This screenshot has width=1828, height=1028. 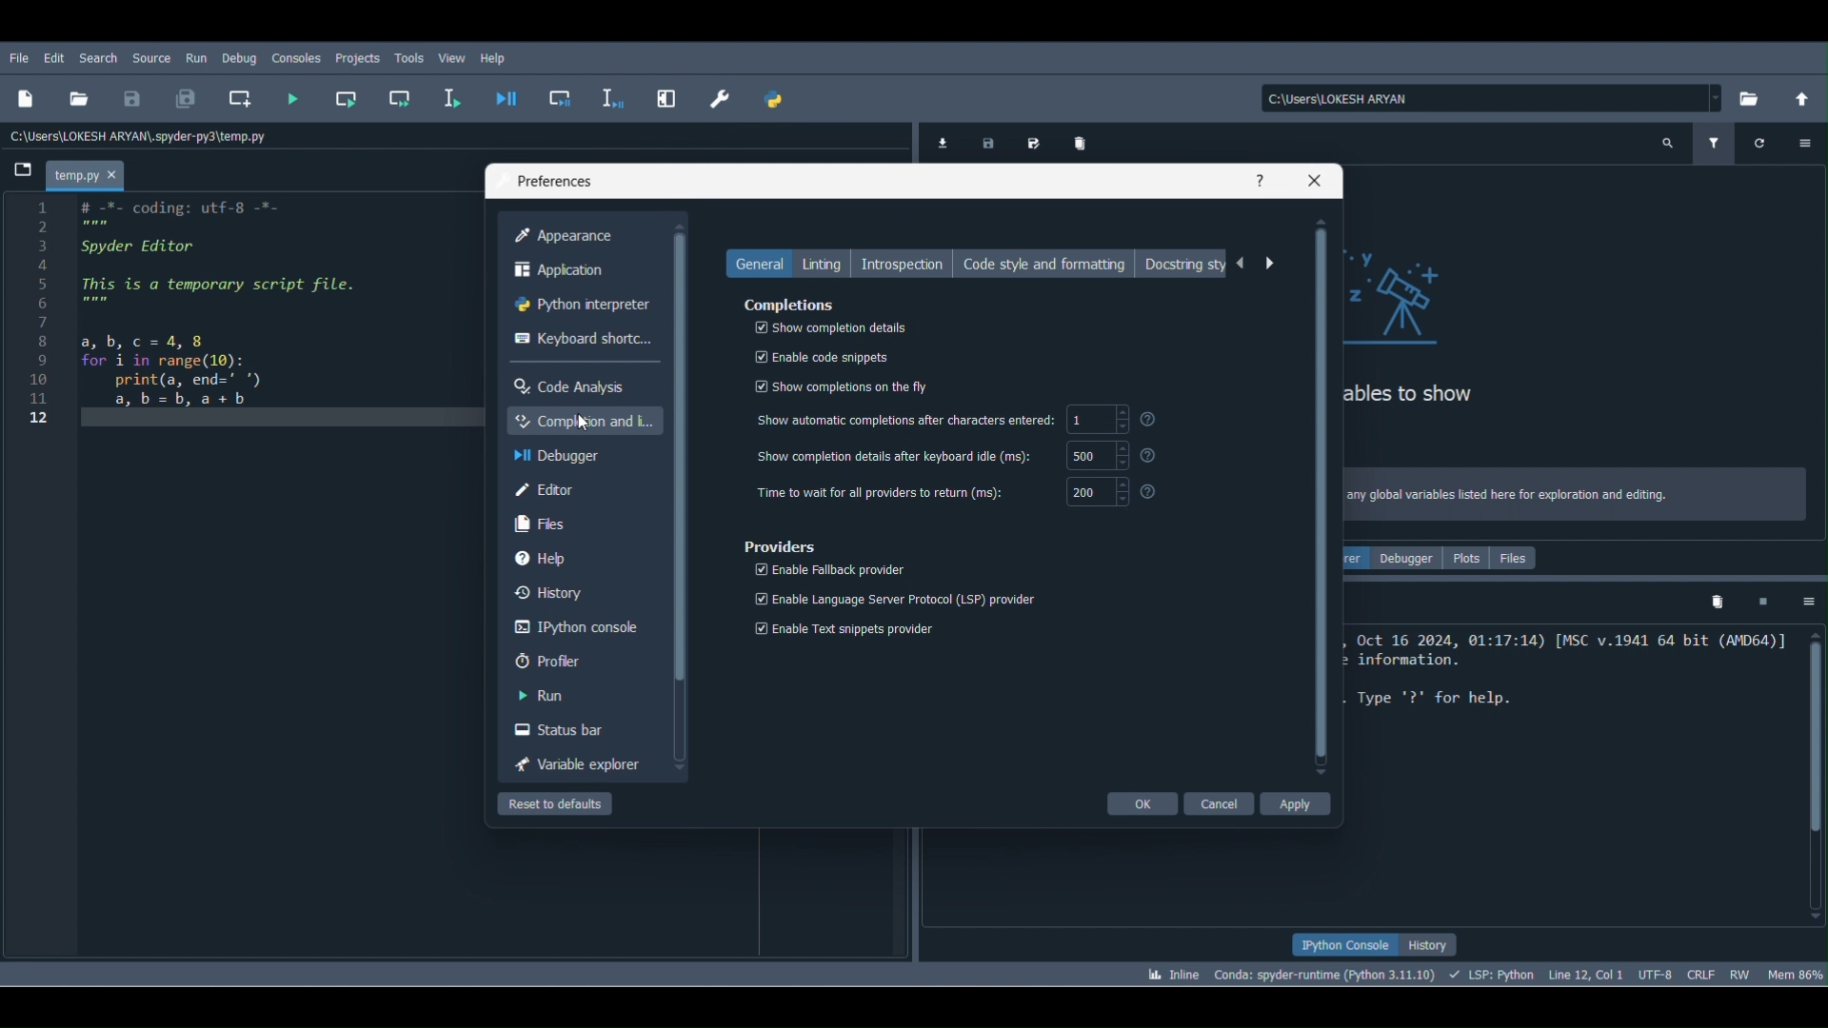 What do you see at coordinates (1801, 600) in the screenshot?
I see `Options` at bounding box center [1801, 600].